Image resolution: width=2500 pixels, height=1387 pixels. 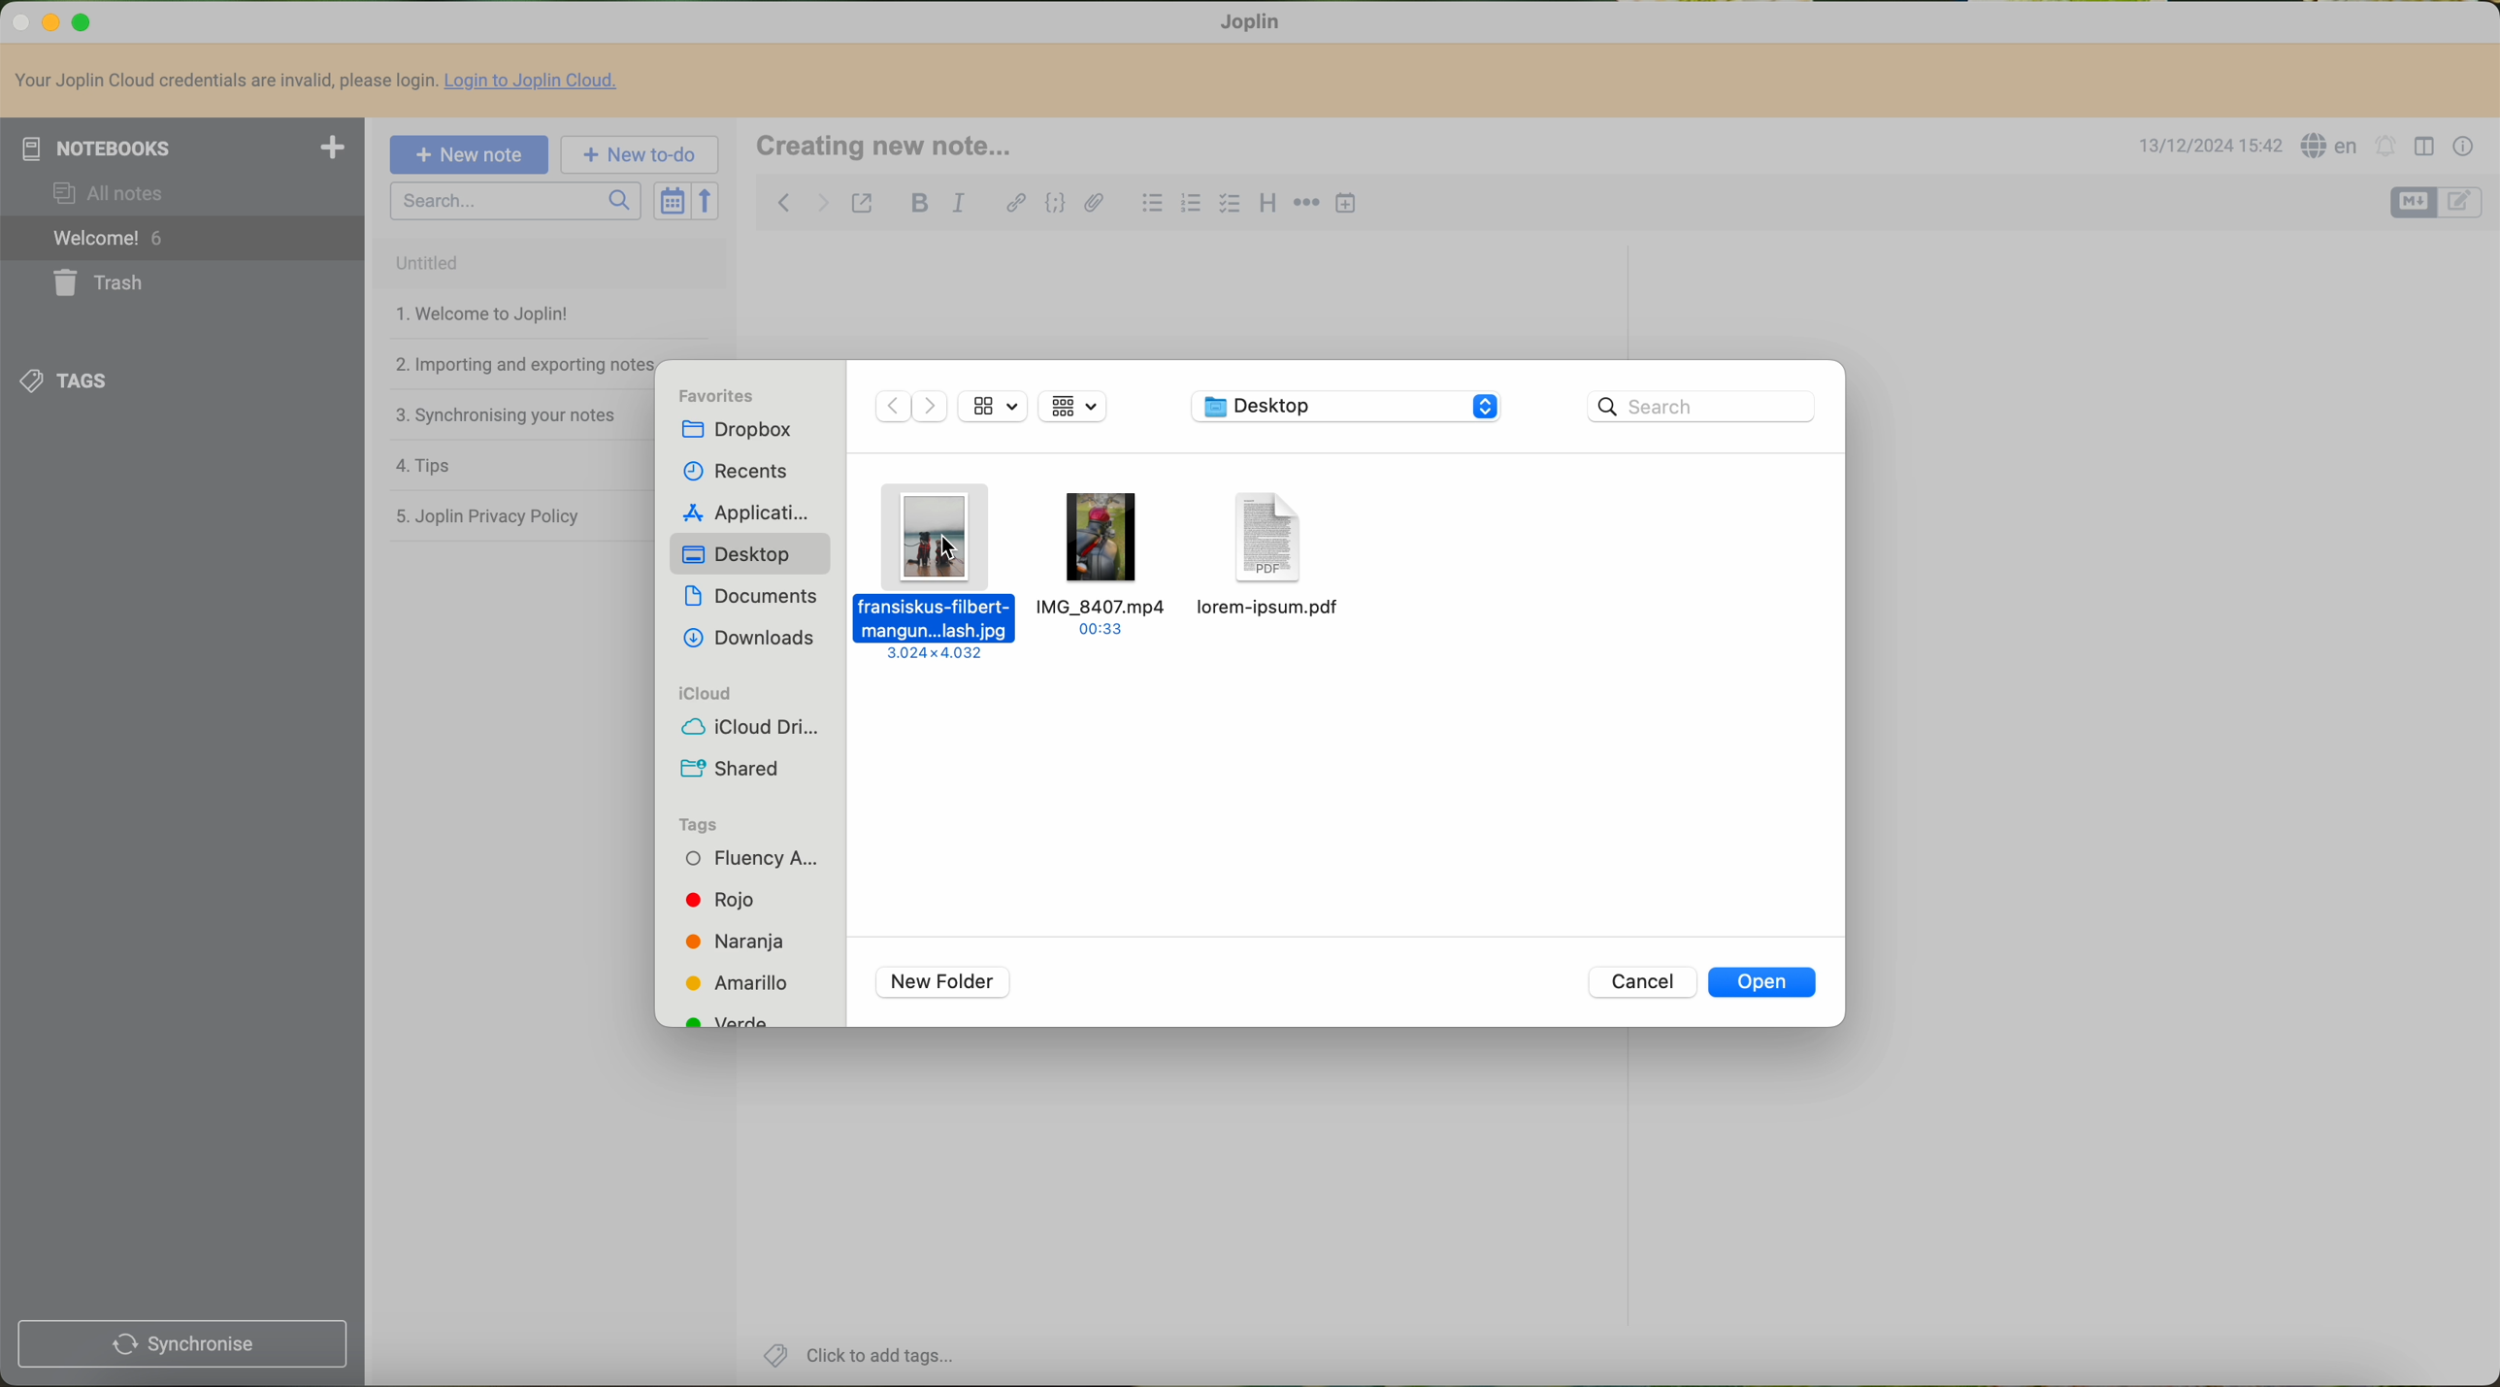 I want to click on search bar, so click(x=515, y=201).